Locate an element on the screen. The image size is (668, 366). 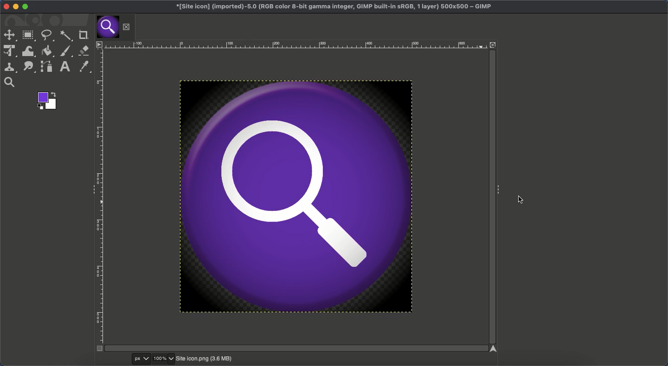
Color is located at coordinates (46, 101).